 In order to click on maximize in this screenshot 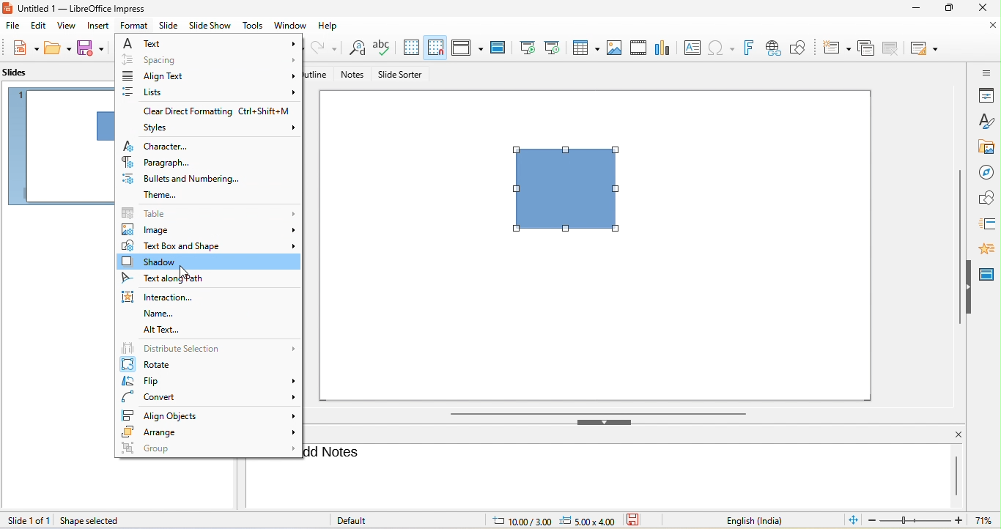, I will do `click(949, 9)`.